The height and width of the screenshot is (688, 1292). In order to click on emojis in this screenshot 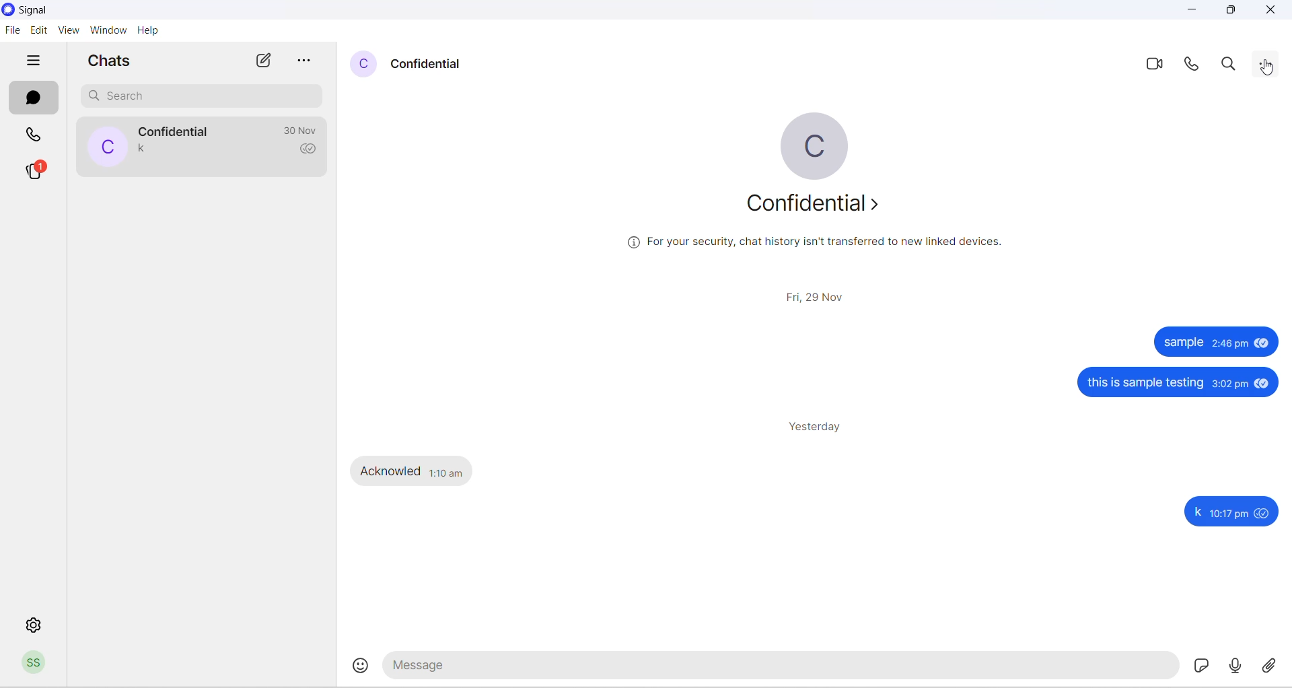, I will do `click(358, 669)`.